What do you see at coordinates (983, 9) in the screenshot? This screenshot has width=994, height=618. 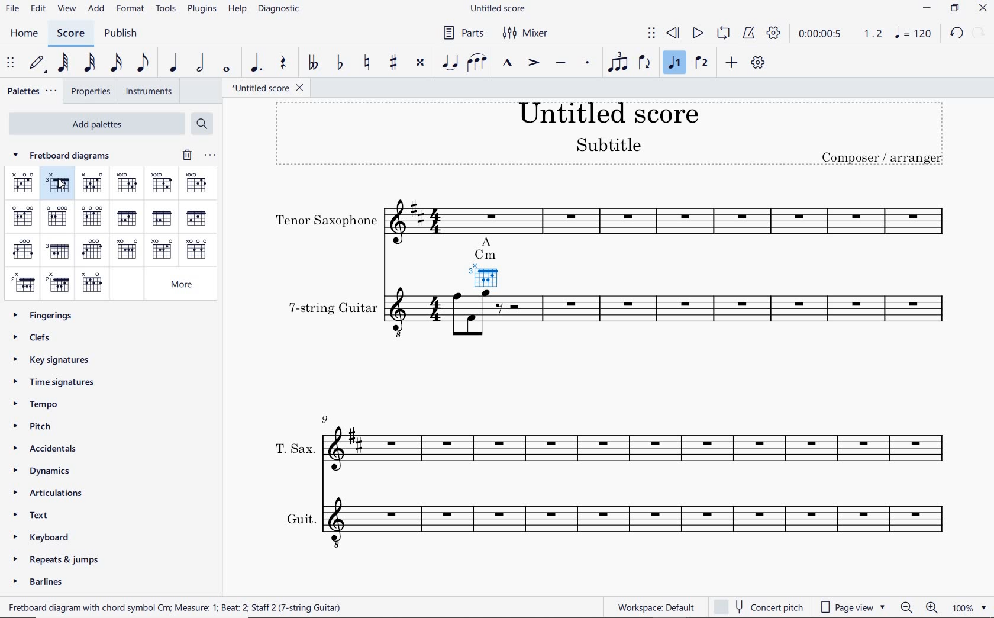 I see `CLOSE` at bounding box center [983, 9].